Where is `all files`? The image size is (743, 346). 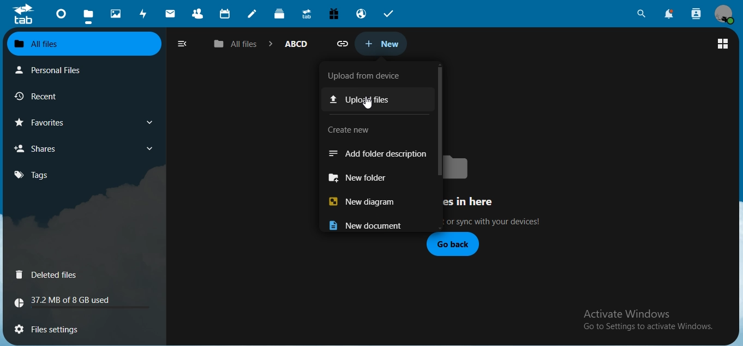 all files is located at coordinates (237, 45).